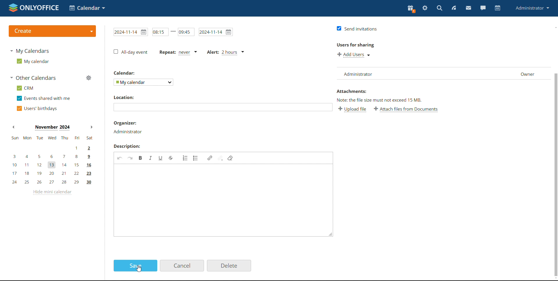 This screenshot has width=558, height=281. I want to click on add location, so click(223, 107).